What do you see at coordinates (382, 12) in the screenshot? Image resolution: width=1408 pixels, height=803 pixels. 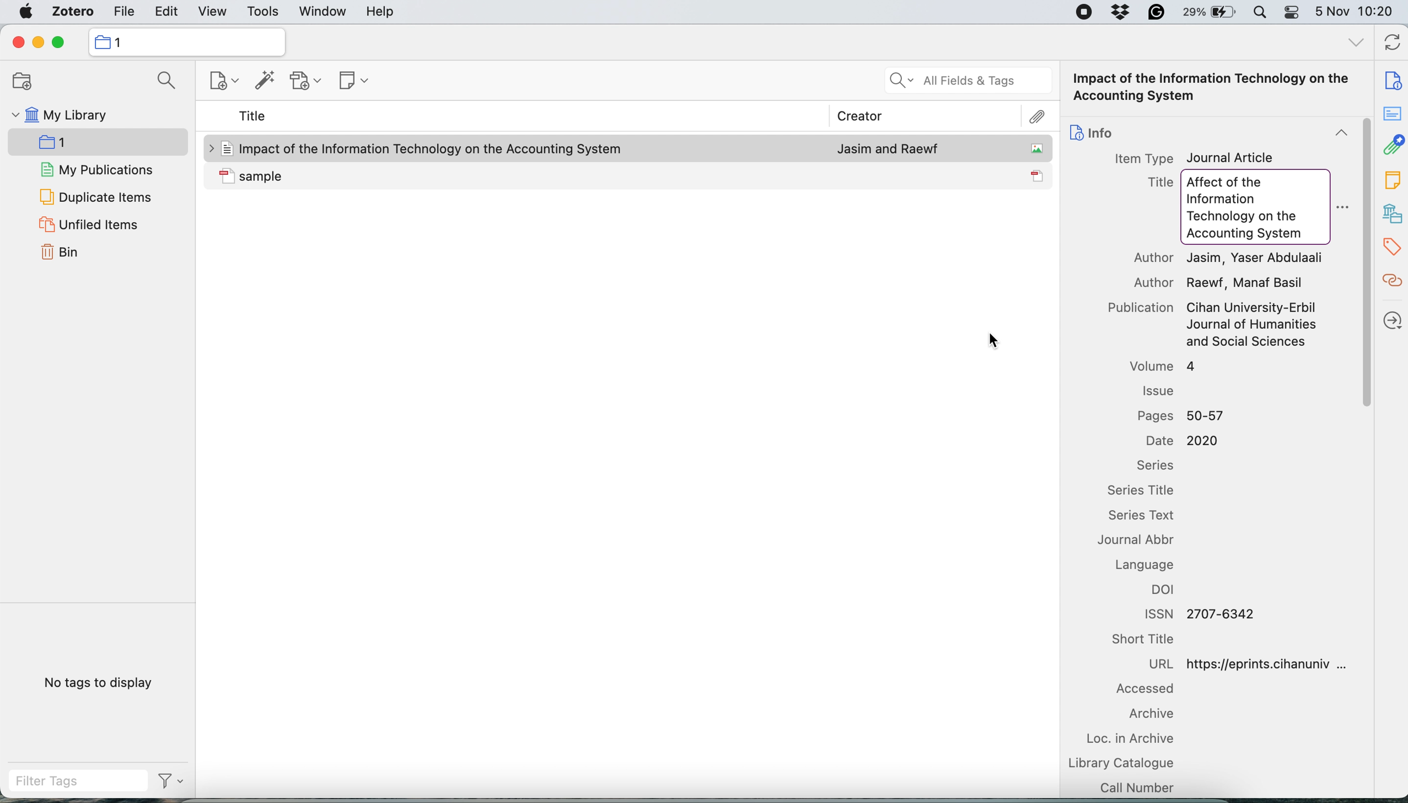 I see `help` at bounding box center [382, 12].